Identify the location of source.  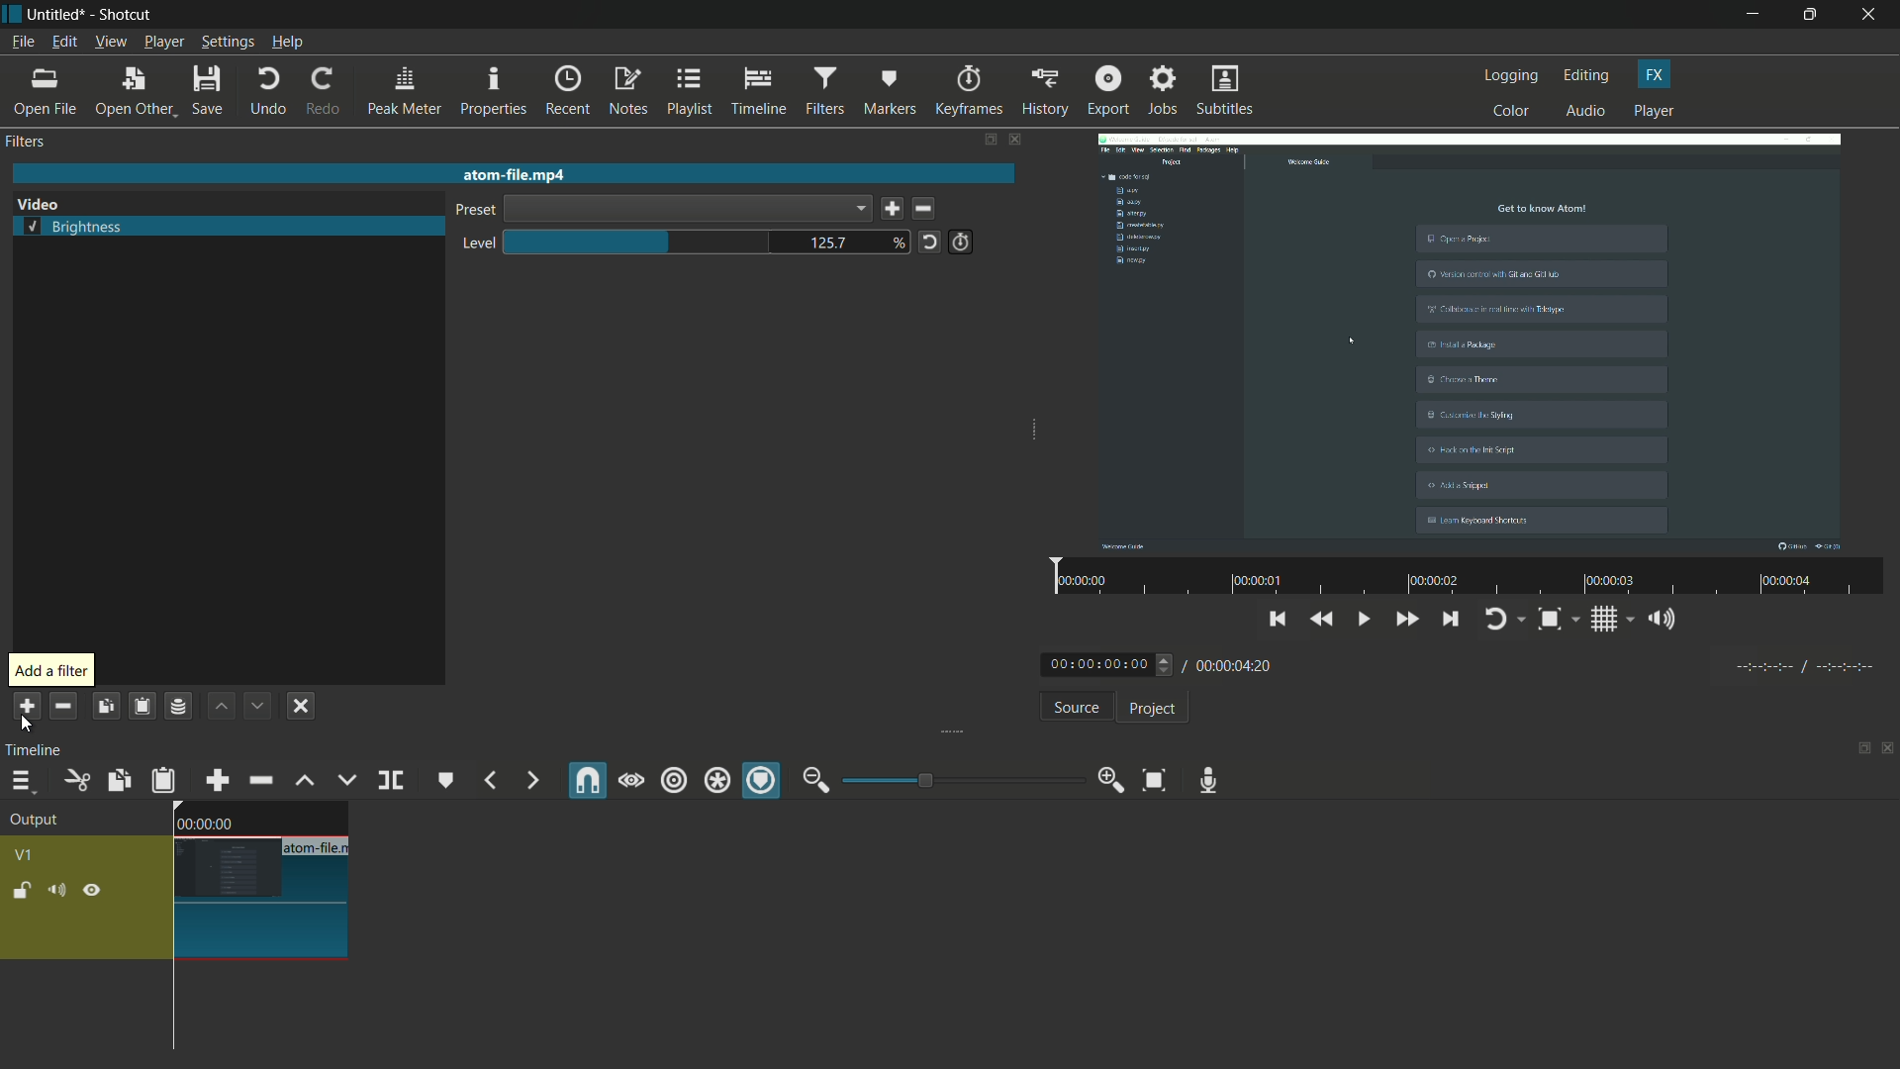
(1076, 710).